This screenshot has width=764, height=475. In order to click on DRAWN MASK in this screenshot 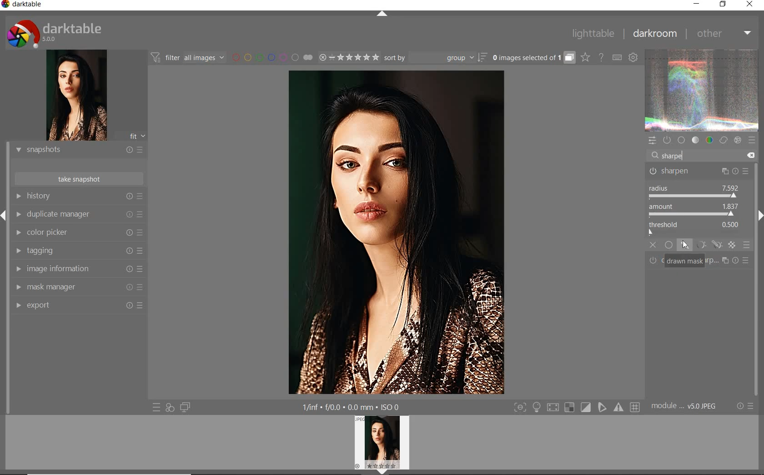, I will do `click(686, 261)`.